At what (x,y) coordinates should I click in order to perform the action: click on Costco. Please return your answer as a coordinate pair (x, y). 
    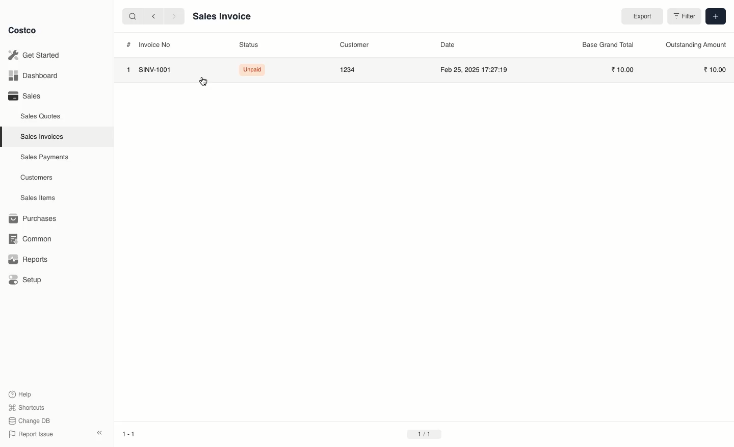
    Looking at the image, I should click on (23, 30).